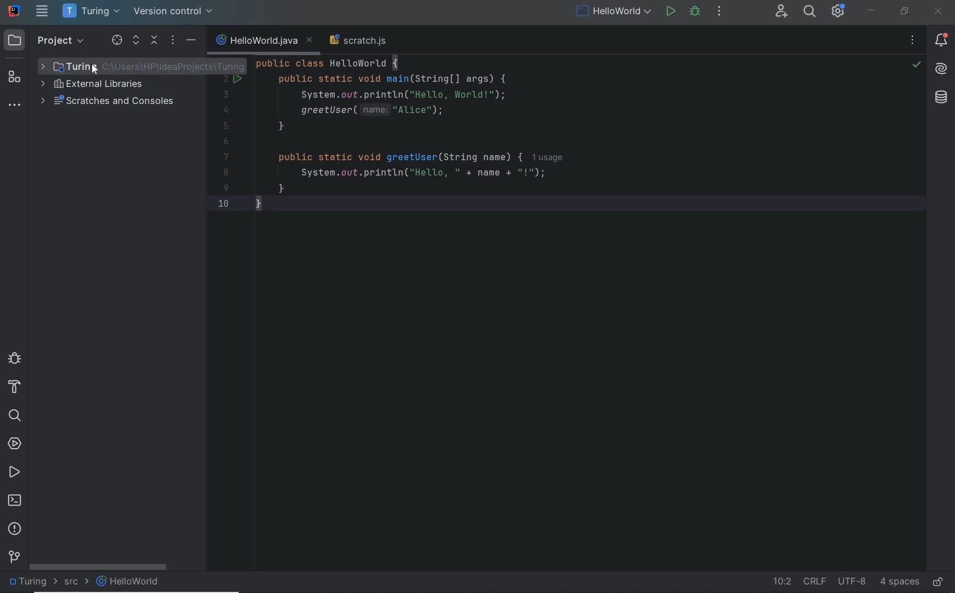 This screenshot has height=593, width=955. Describe the element at coordinates (98, 567) in the screenshot. I see `scrollbar` at that location.